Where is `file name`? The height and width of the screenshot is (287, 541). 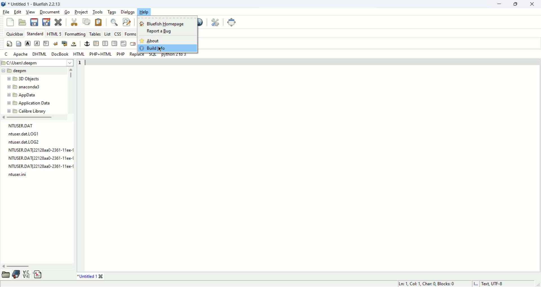
file name is located at coordinates (18, 176).